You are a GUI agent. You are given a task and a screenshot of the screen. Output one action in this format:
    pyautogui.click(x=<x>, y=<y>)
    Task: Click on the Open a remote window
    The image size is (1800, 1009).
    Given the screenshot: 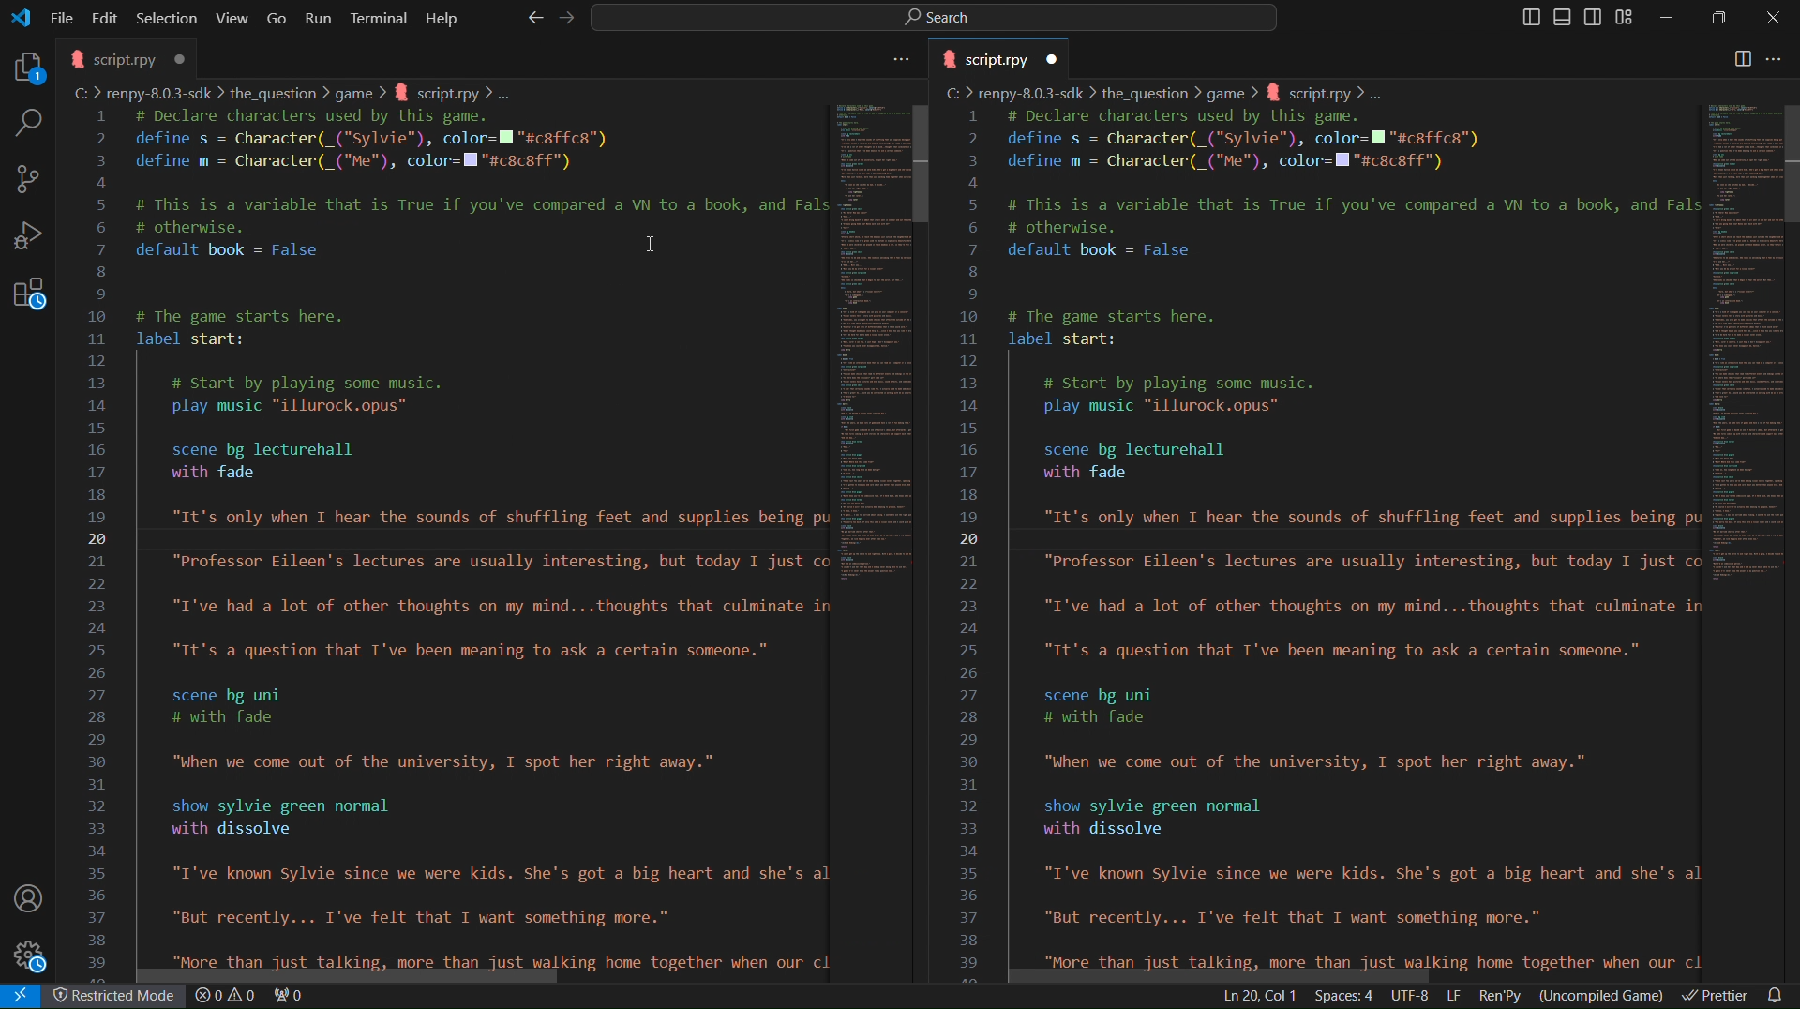 What is the action you would take?
    pyautogui.click(x=24, y=996)
    